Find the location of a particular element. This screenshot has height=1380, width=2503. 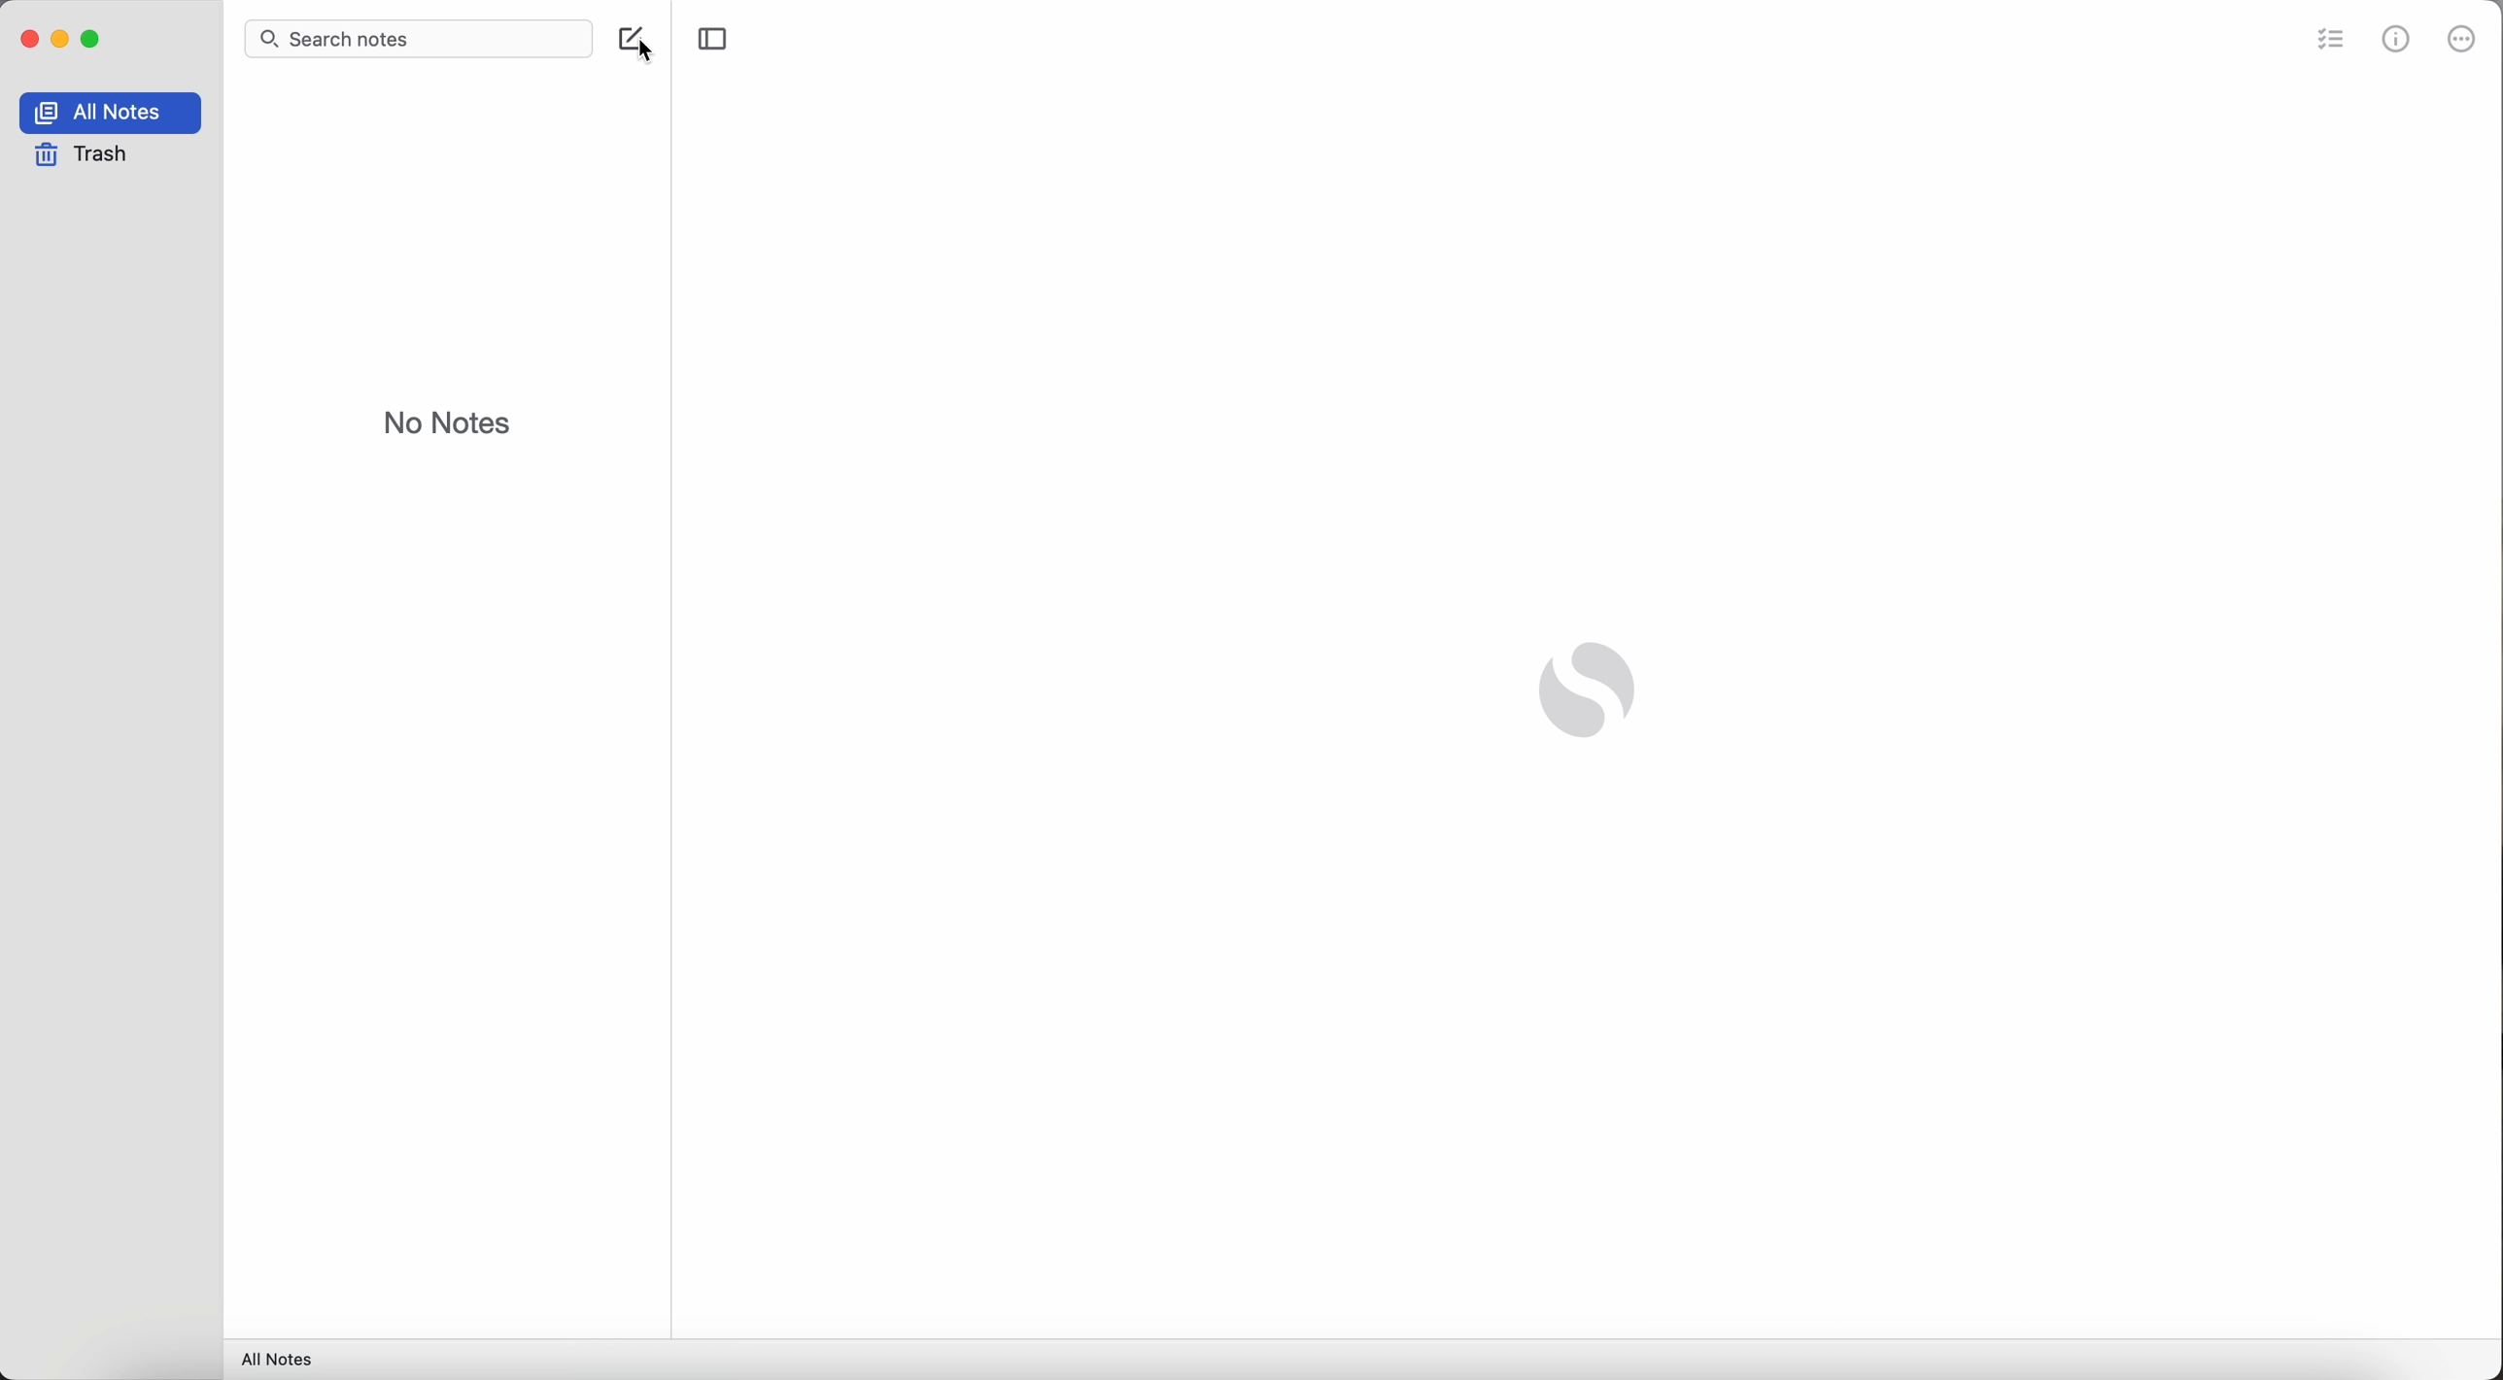

no notes is located at coordinates (446, 423).